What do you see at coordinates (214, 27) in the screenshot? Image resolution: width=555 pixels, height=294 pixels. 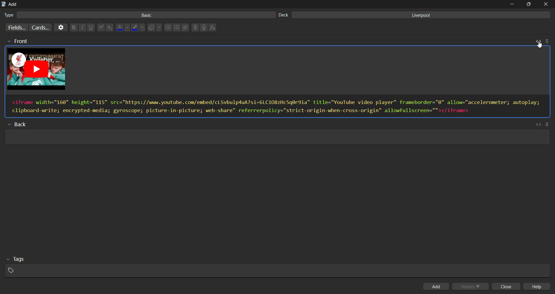 I see `insert function` at bounding box center [214, 27].